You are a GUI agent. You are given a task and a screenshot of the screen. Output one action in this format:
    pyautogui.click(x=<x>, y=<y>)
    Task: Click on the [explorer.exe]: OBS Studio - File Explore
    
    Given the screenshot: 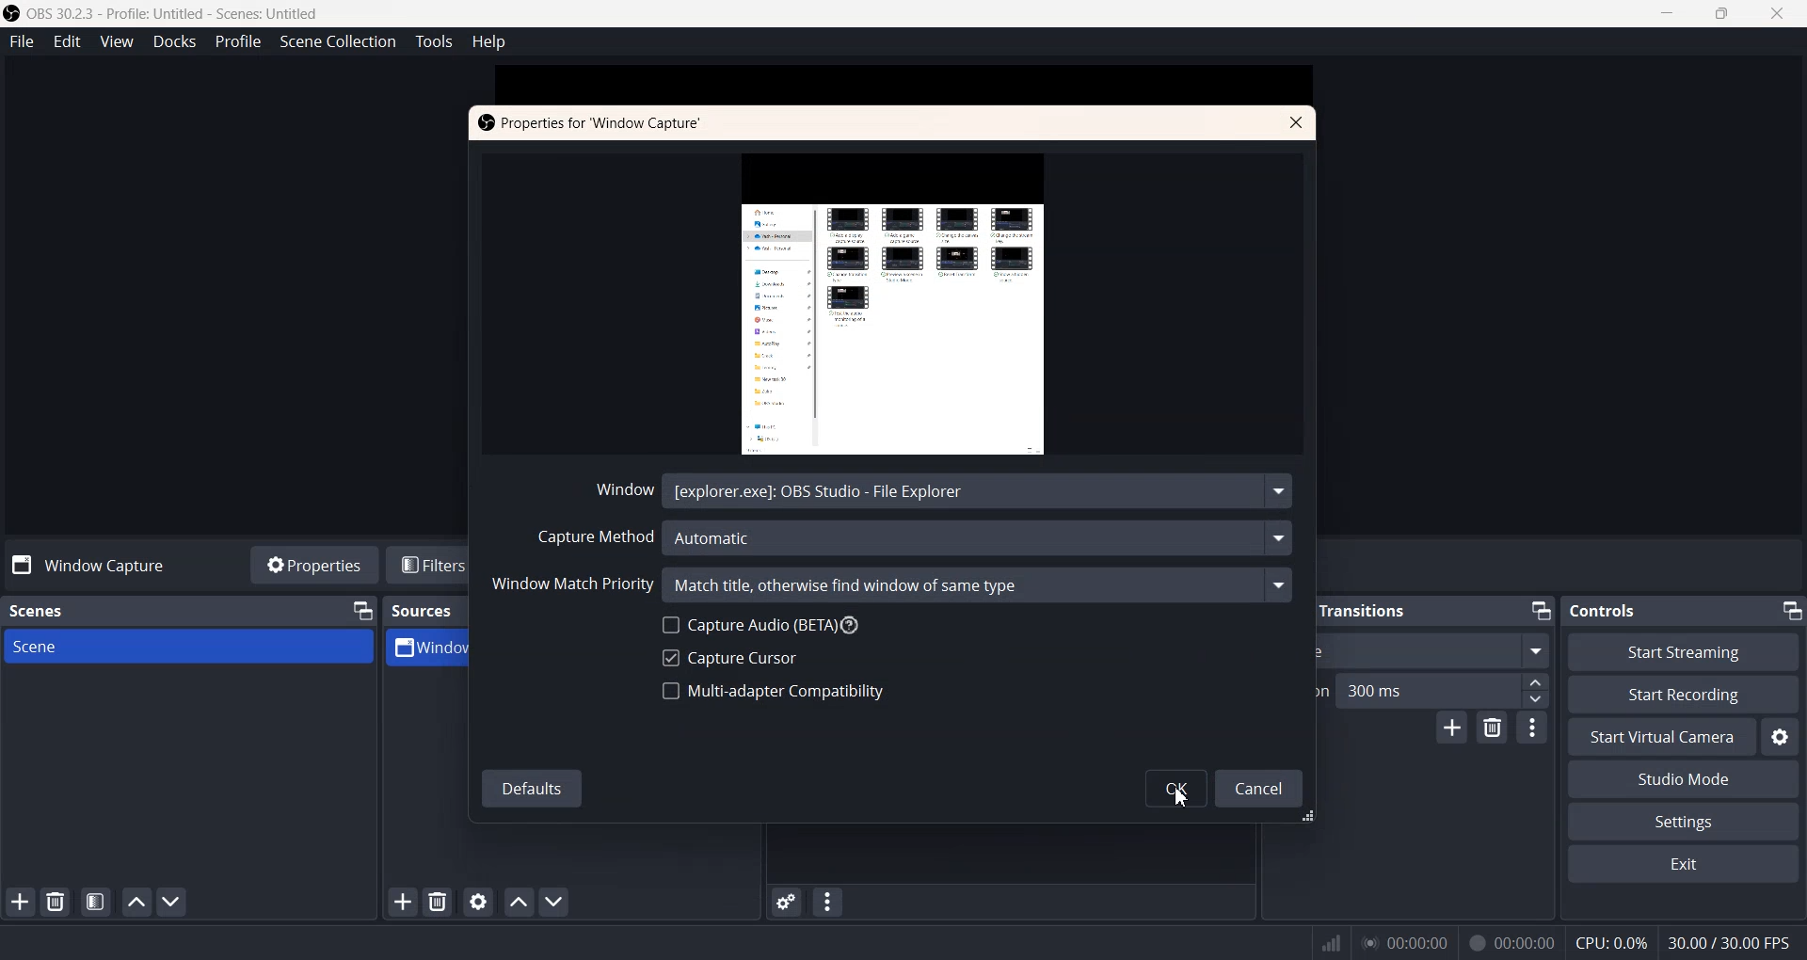 What is the action you would take?
    pyautogui.click(x=985, y=491)
    